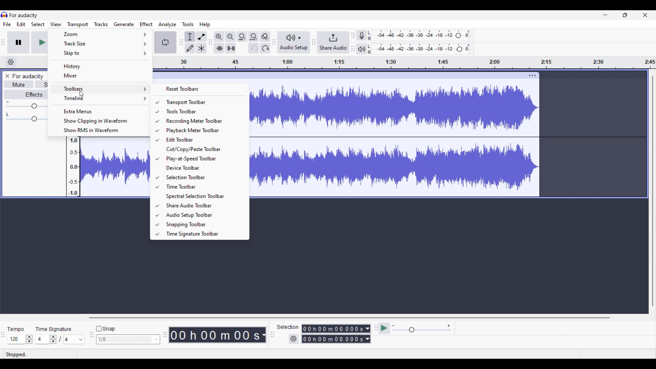 Image resolution: width=656 pixels, height=369 pixels. Describe the element at coordinates (128, 339) in the screenshot. I see `Snap options` at that location.